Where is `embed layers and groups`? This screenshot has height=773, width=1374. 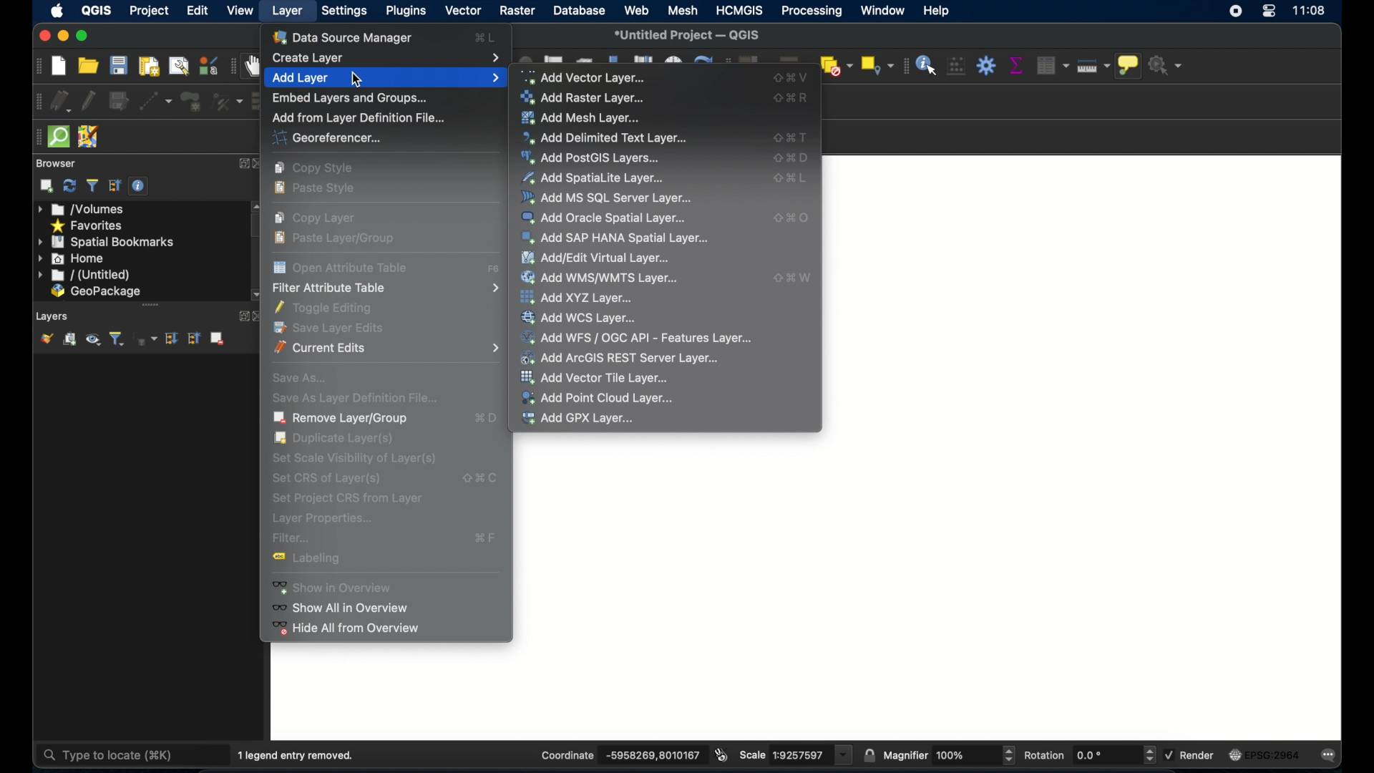 embed layers and groups is located at coordinates (349, 97).